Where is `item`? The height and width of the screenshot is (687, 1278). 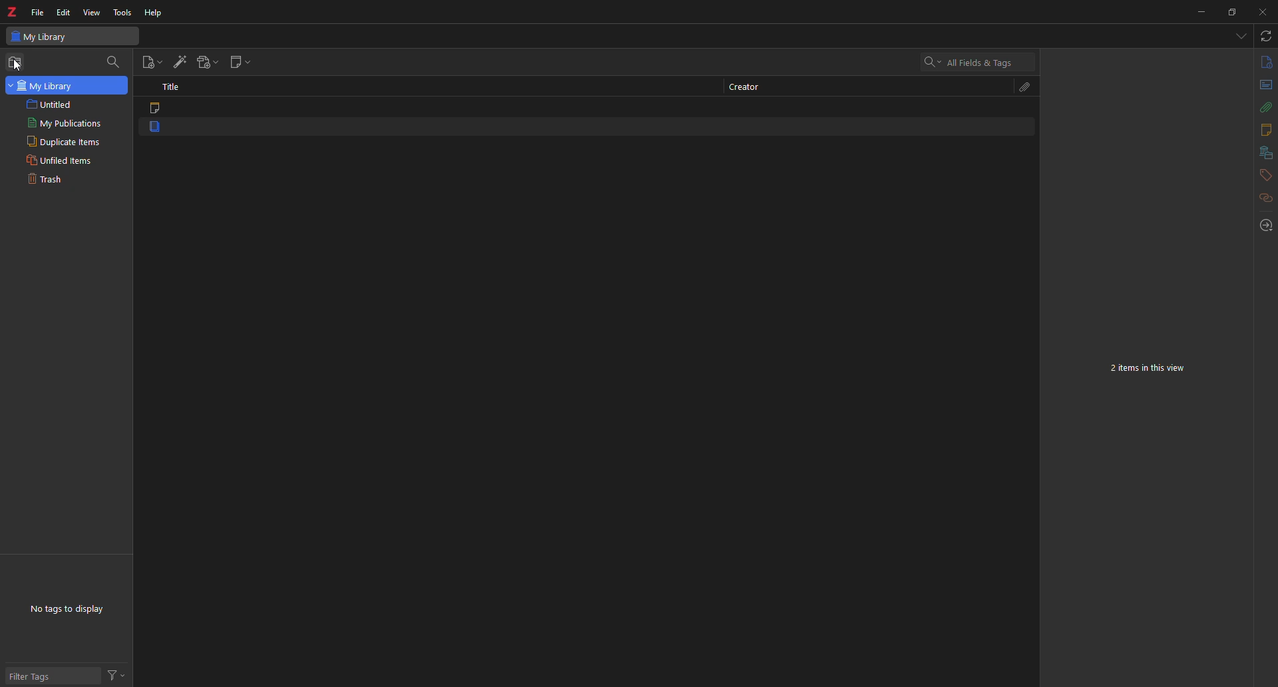 item is located at coordinates (158, 130).